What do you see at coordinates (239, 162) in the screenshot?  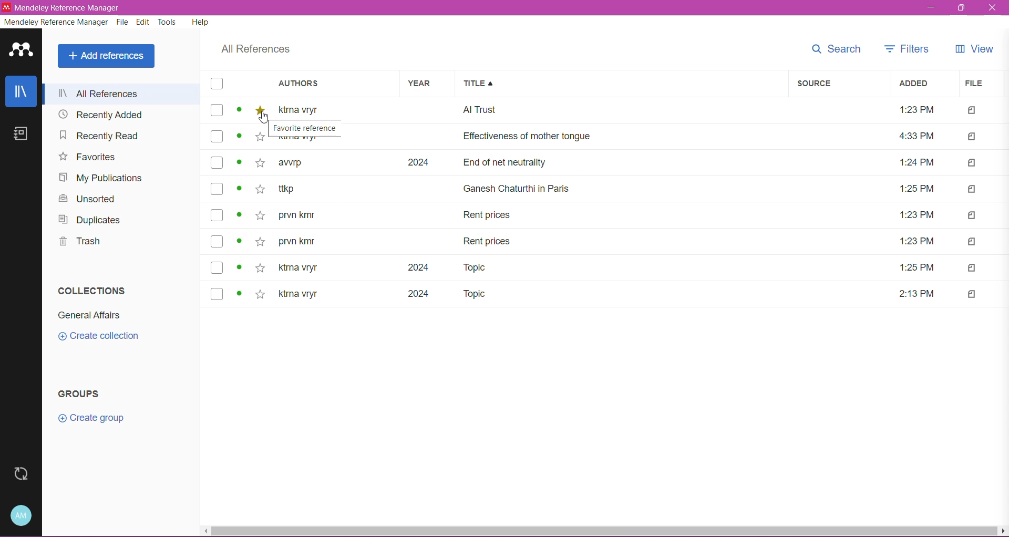 I see `Click to see more details` at bounding box center [239, 162].